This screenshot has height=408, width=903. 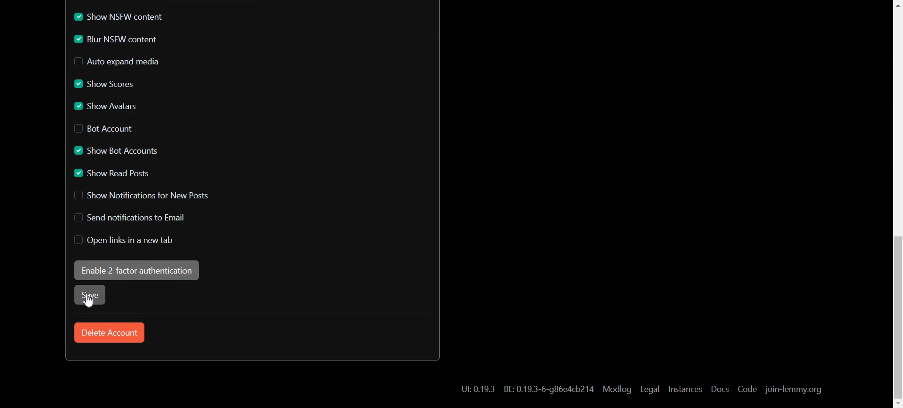 I want to click on Enable Show Read Posts, so click(x=113, y=173).